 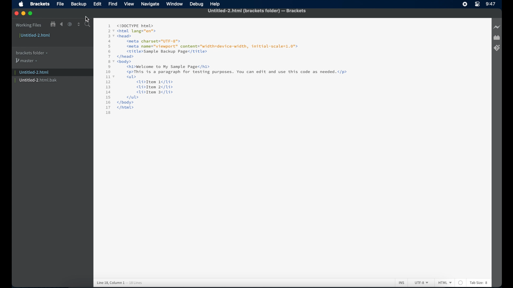 I want to click on search bar, so click(x=88, y=25).